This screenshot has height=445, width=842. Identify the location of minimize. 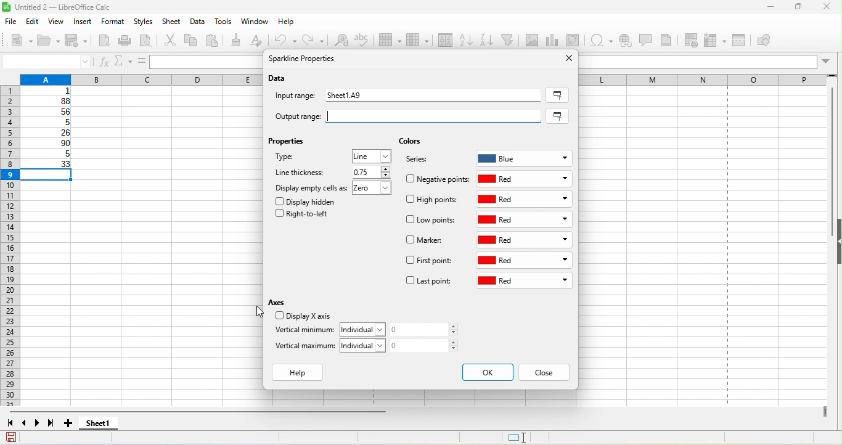
(764, 9).